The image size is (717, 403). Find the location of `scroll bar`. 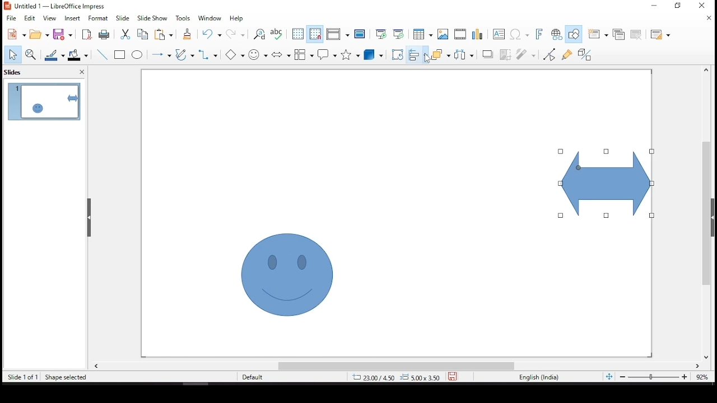

scroll bar is located at coordinates (396, 366).